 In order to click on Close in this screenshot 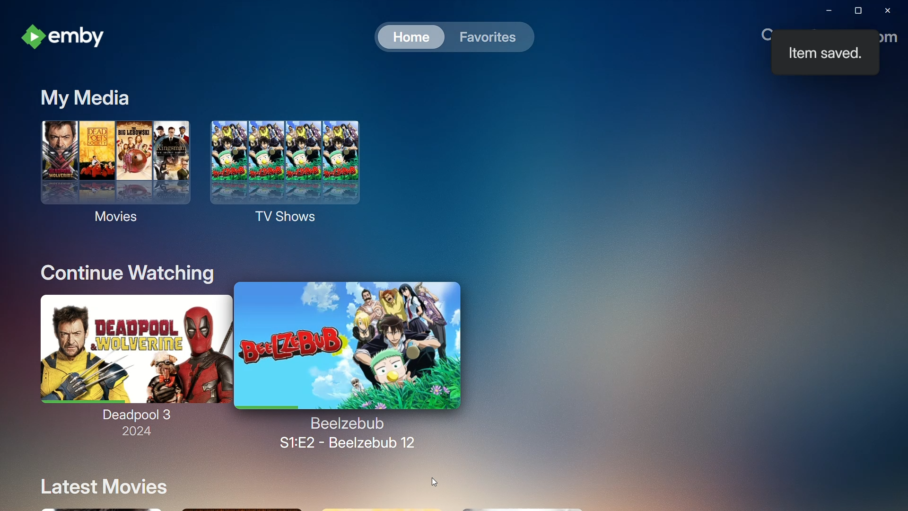, I will do `click(888, 10)`.